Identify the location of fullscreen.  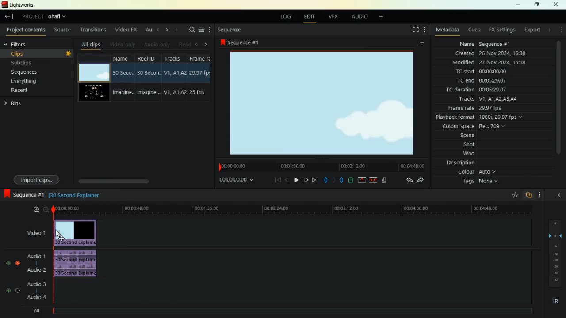
(411, 30).